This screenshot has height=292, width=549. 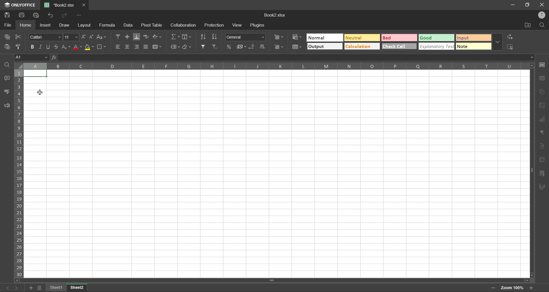 What do you see at coordinates (542, 26) in the screenshot?
I see `find` at bounding box center [542, 26].